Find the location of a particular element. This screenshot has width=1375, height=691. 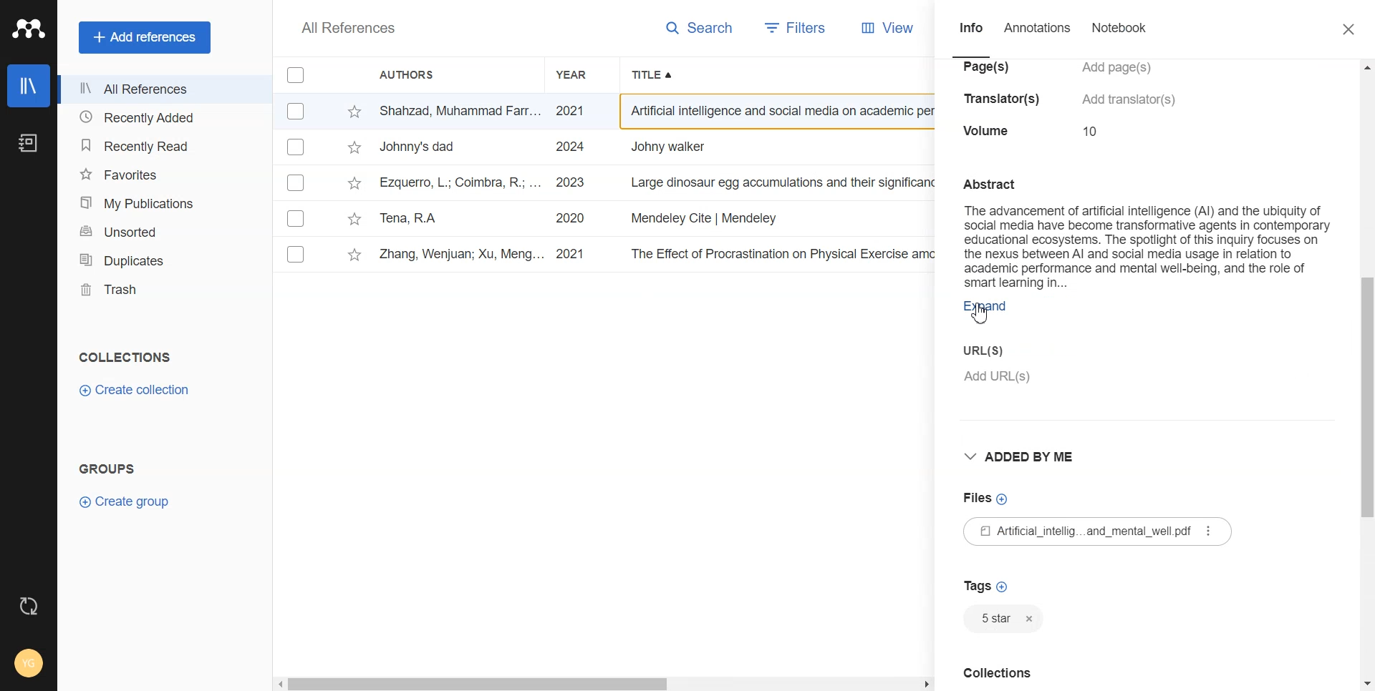

Unsorted is located at coordinates (154, 232).